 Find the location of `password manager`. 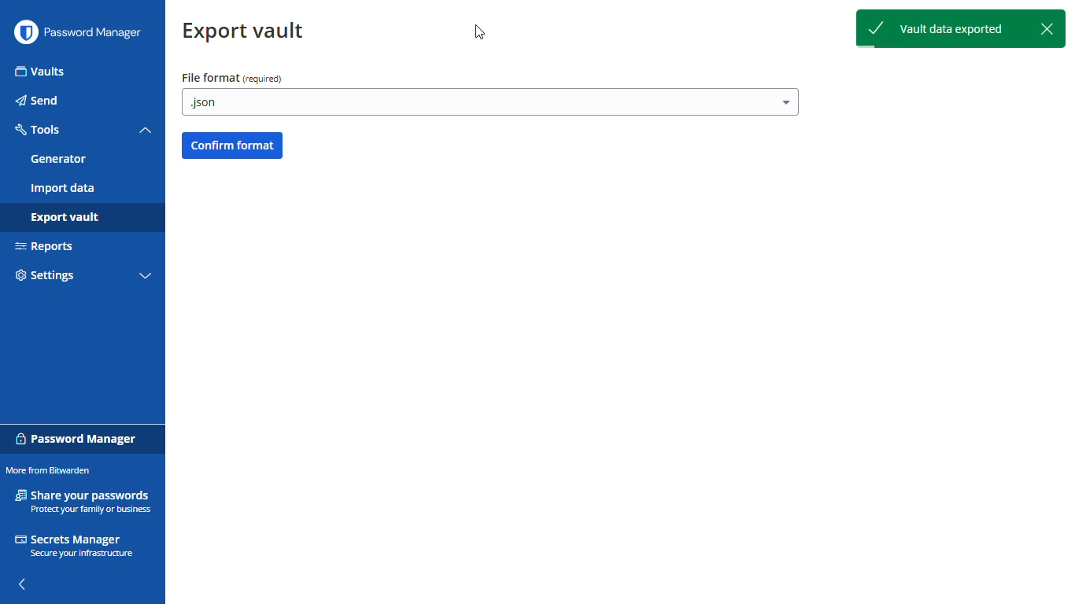

password manager is located at coordinates (97, 33).